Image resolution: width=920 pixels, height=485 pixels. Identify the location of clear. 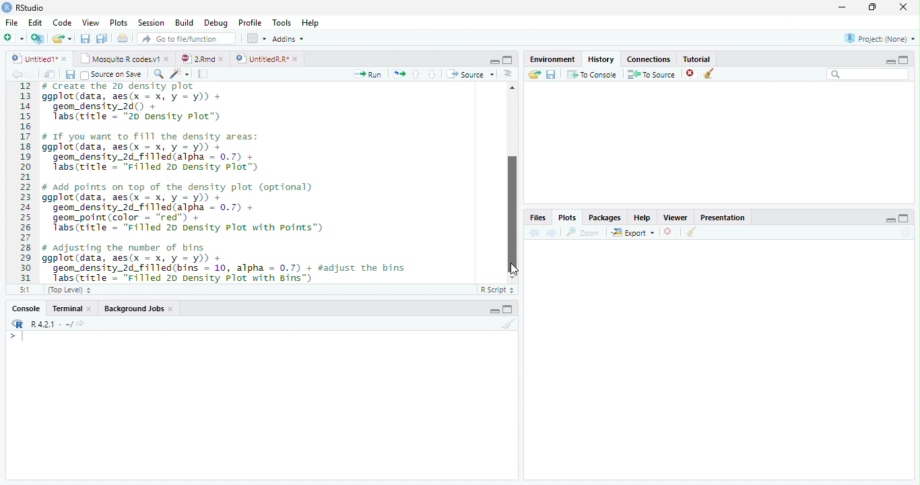
(691, 233).